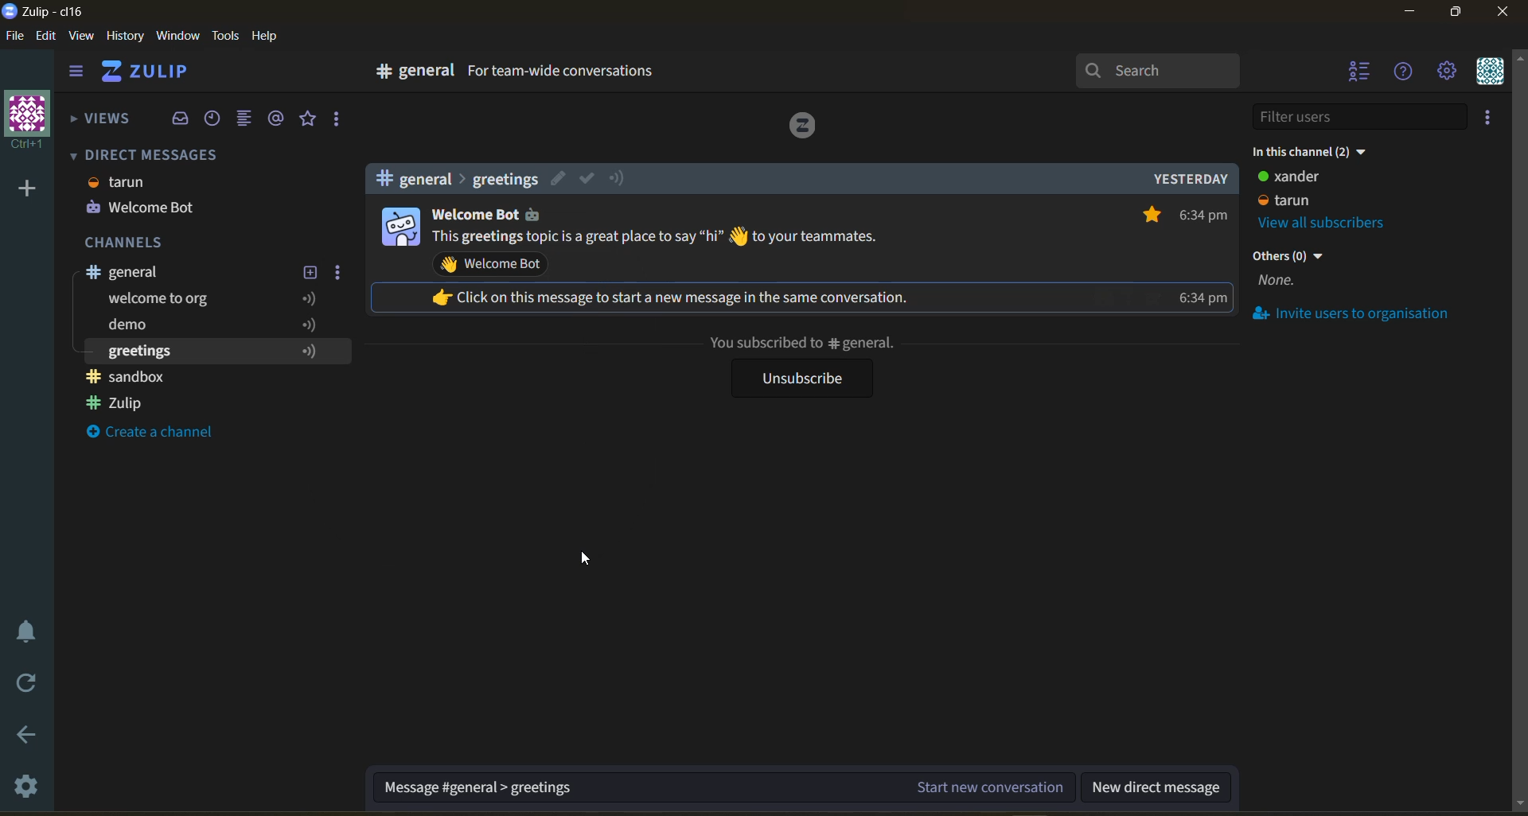 This screenshot has height=816, width=1528. Describe the element at coordinates (1307, 189) in the screenshot. I see `user status` at that location.